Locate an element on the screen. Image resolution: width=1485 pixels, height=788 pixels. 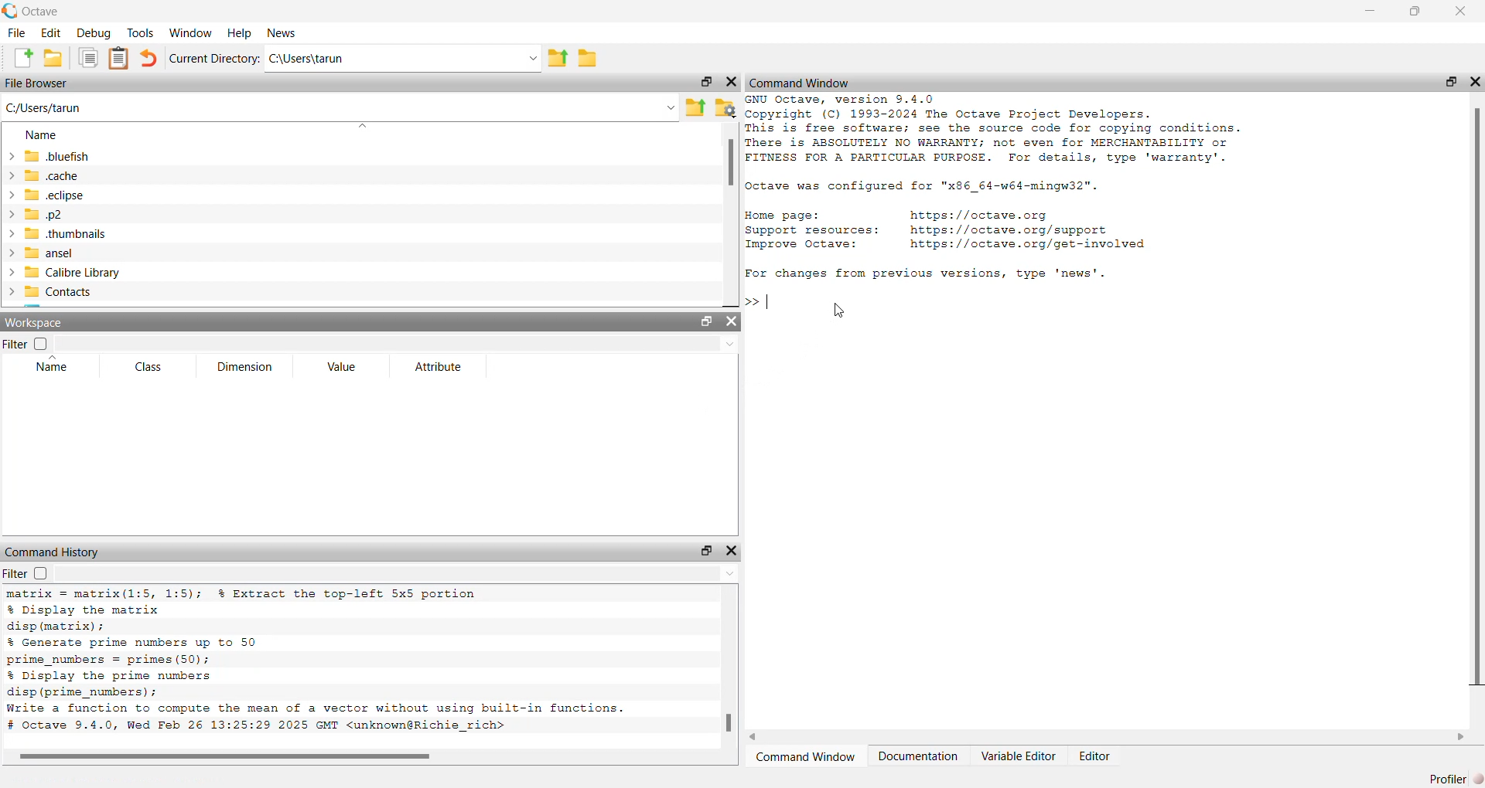
octave is located at coordinates (43, 12).